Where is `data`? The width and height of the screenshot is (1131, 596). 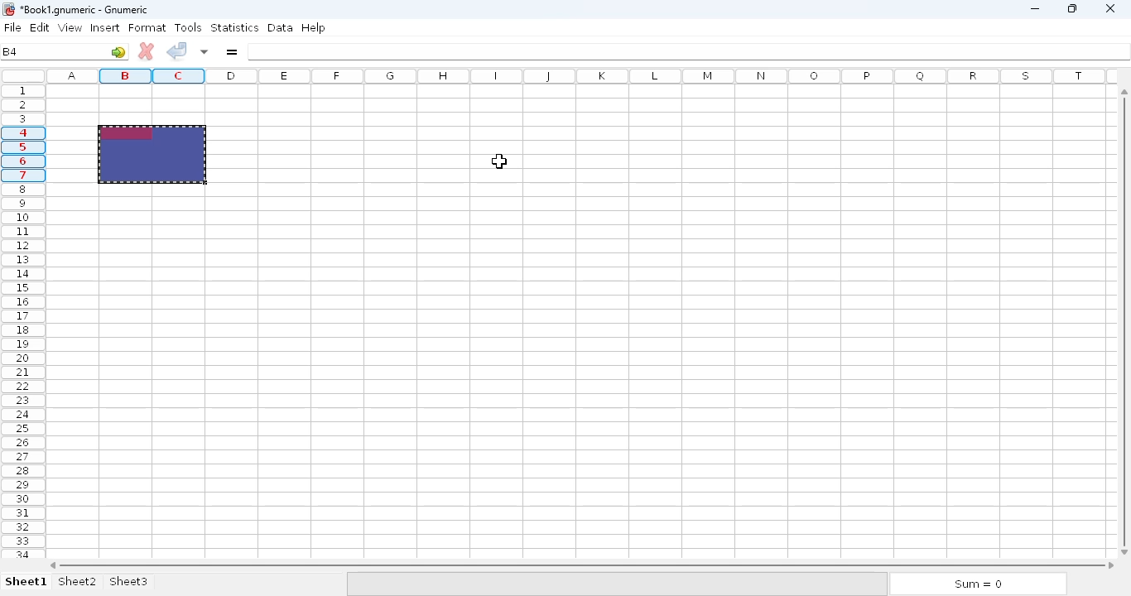
data is located at coordinates (280, 27).